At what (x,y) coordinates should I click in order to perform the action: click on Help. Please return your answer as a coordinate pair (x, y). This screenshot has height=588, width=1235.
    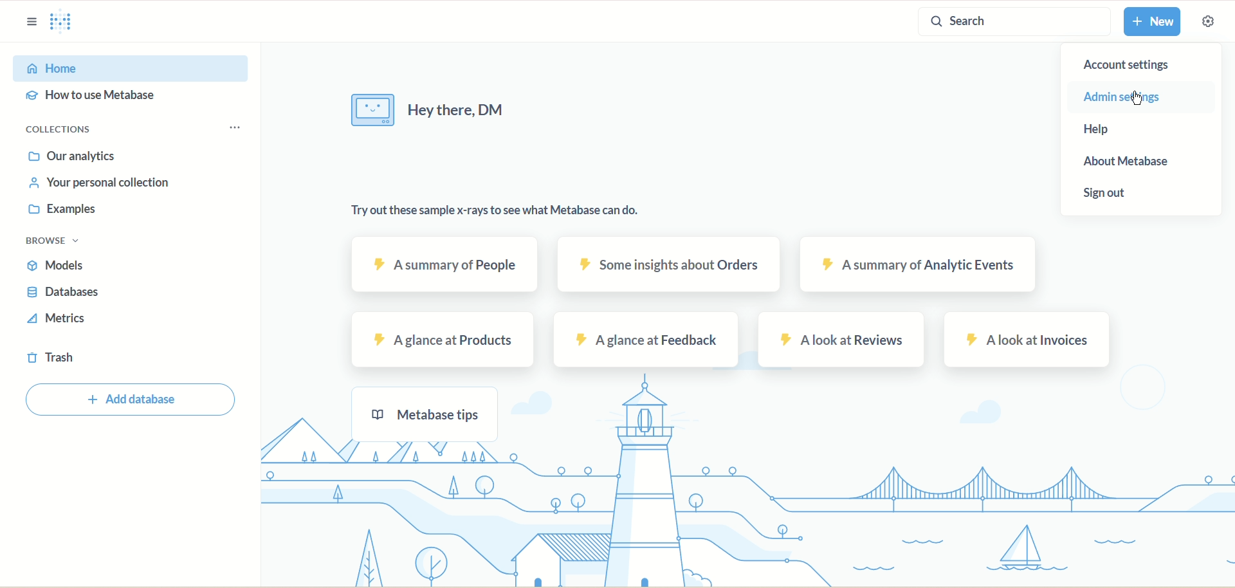
    Looking at the image, I should click on (1124, 128).